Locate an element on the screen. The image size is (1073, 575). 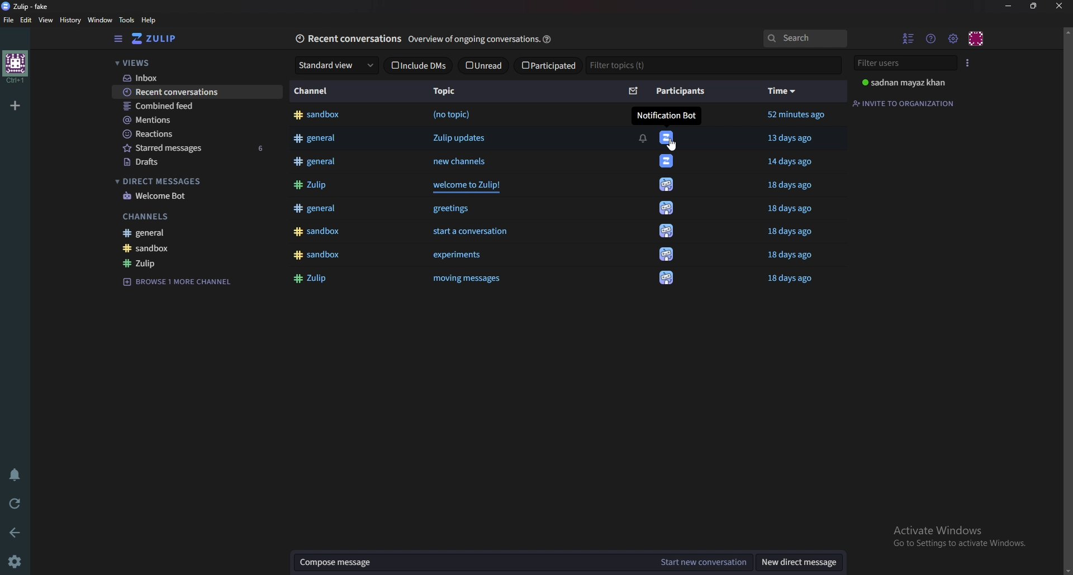
18 days ago is located at coordinates (788, 256).